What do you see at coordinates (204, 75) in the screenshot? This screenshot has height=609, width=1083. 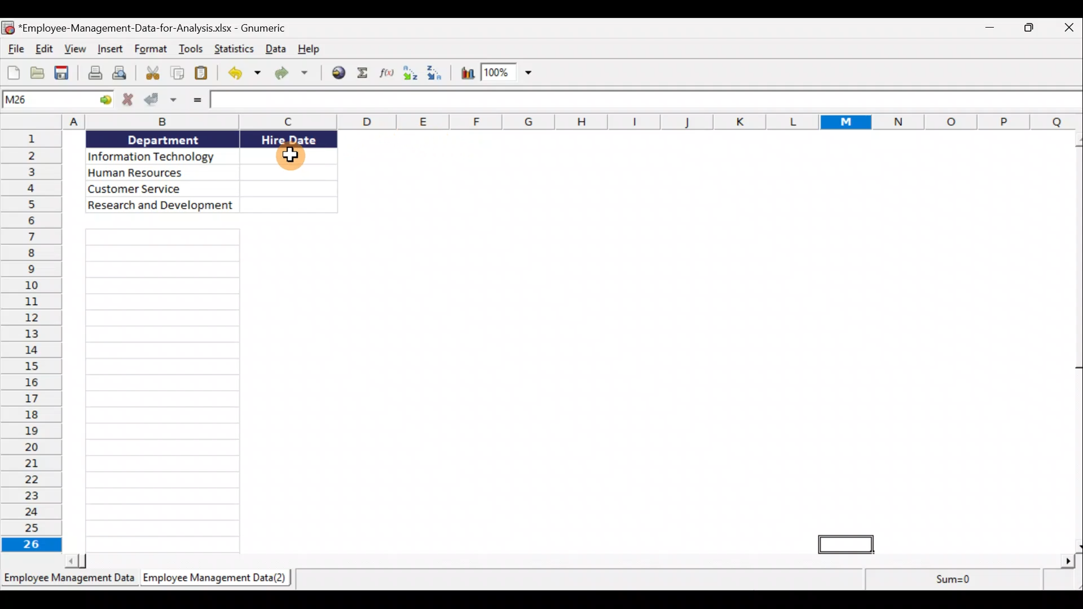 I see `Paste clipboard` at bounding box center [204, 75].